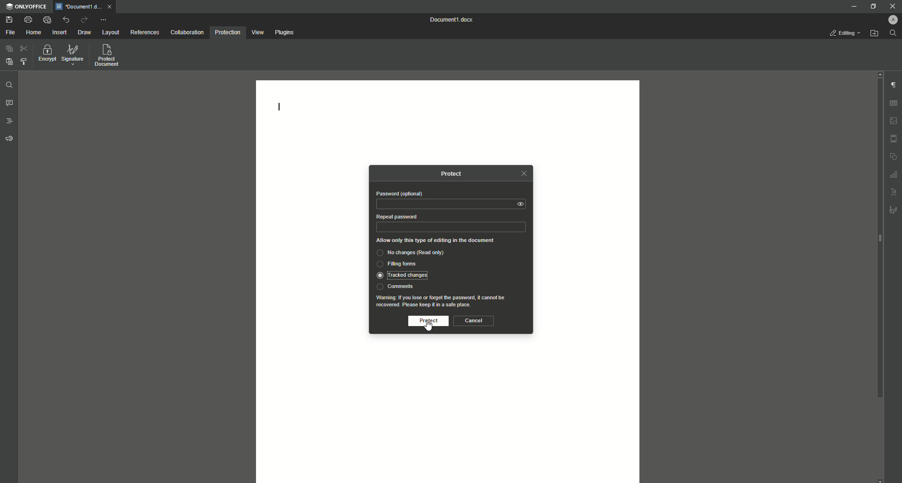 This screenshot has width=902, height=483. What do you see at coordinates (399, 193) in the screenshot?
I see `Password (optional)` at bounding box center [399, 193].